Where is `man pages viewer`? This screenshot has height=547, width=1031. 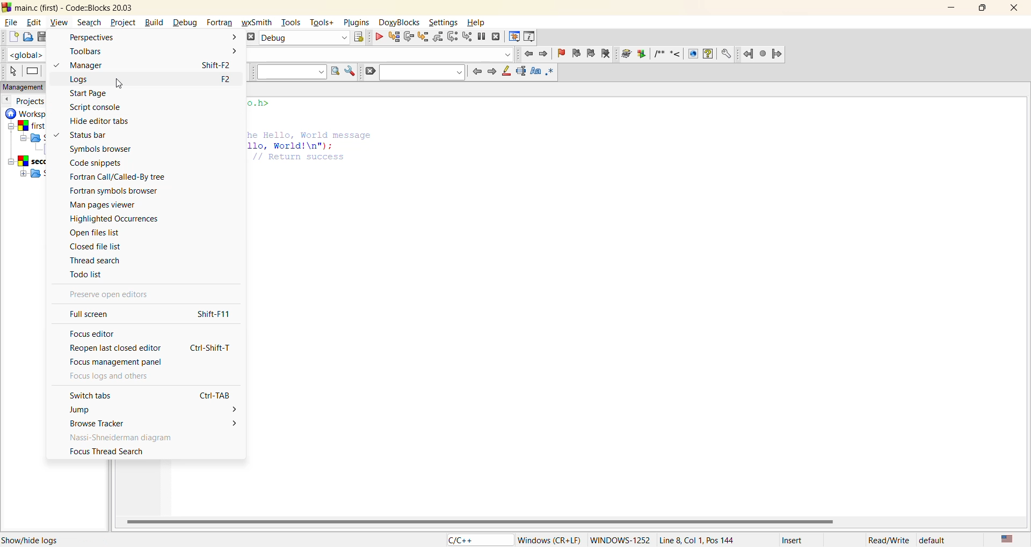 man pages viewer is located at coordinates (104, 205).